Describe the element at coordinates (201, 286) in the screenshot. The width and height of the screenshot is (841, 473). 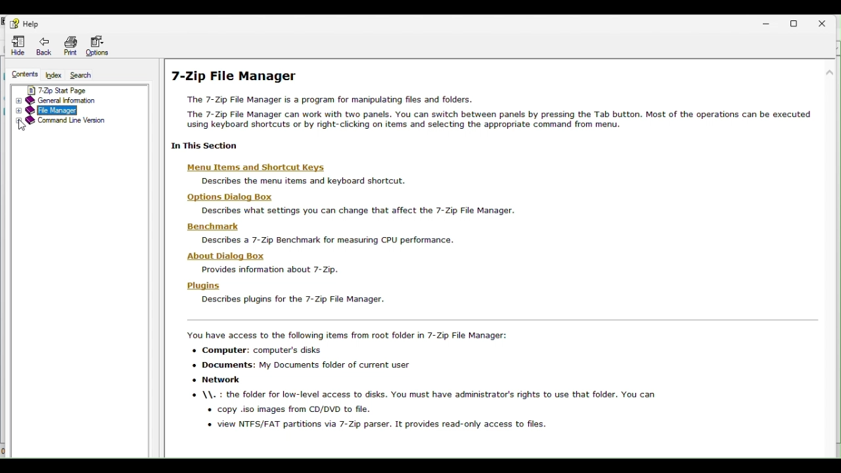
I see `plugins` at that location.